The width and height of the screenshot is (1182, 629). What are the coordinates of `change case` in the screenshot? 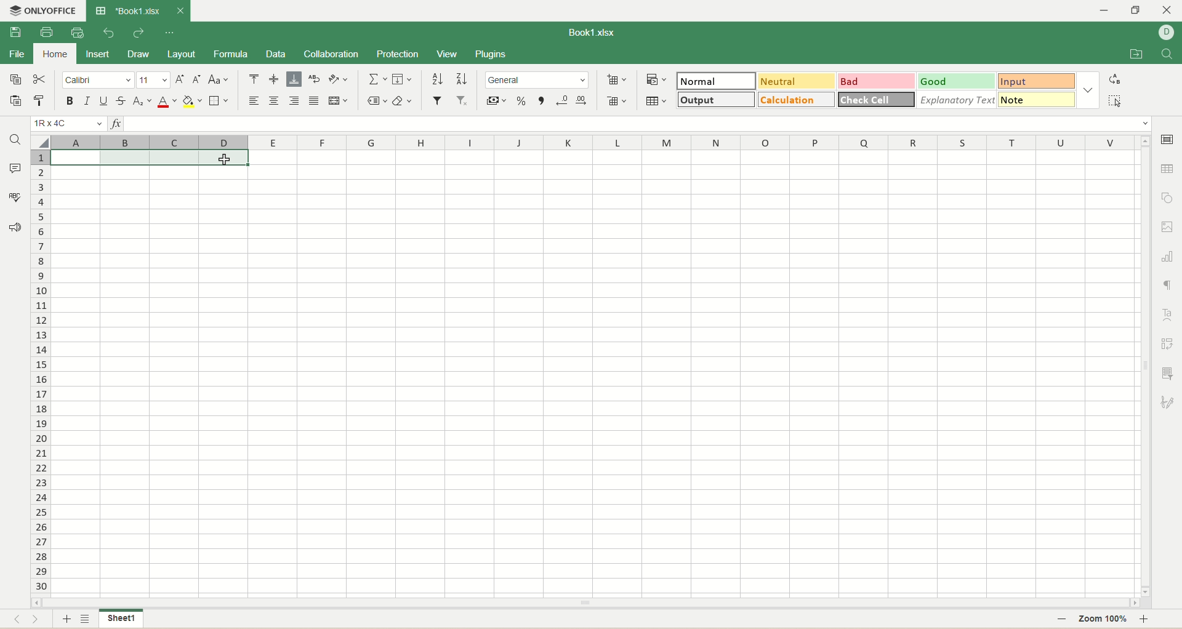 It's located at (219, 79).